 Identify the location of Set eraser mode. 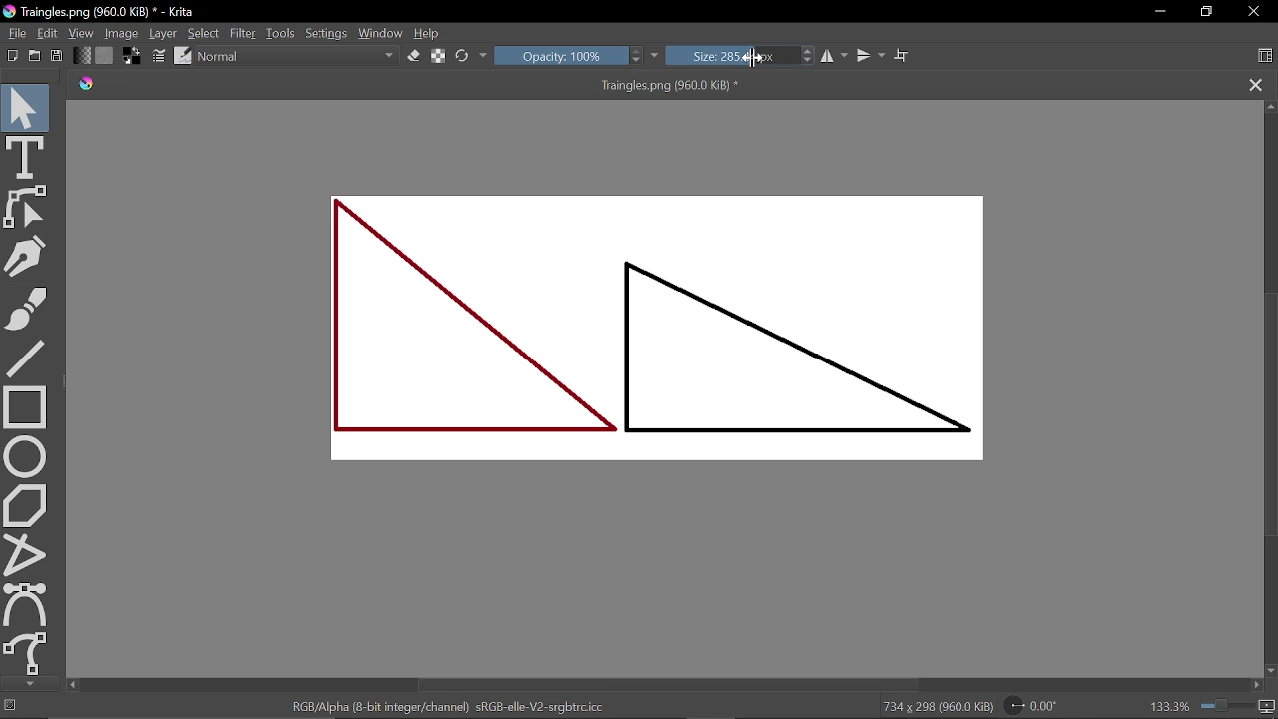
(413, 56).